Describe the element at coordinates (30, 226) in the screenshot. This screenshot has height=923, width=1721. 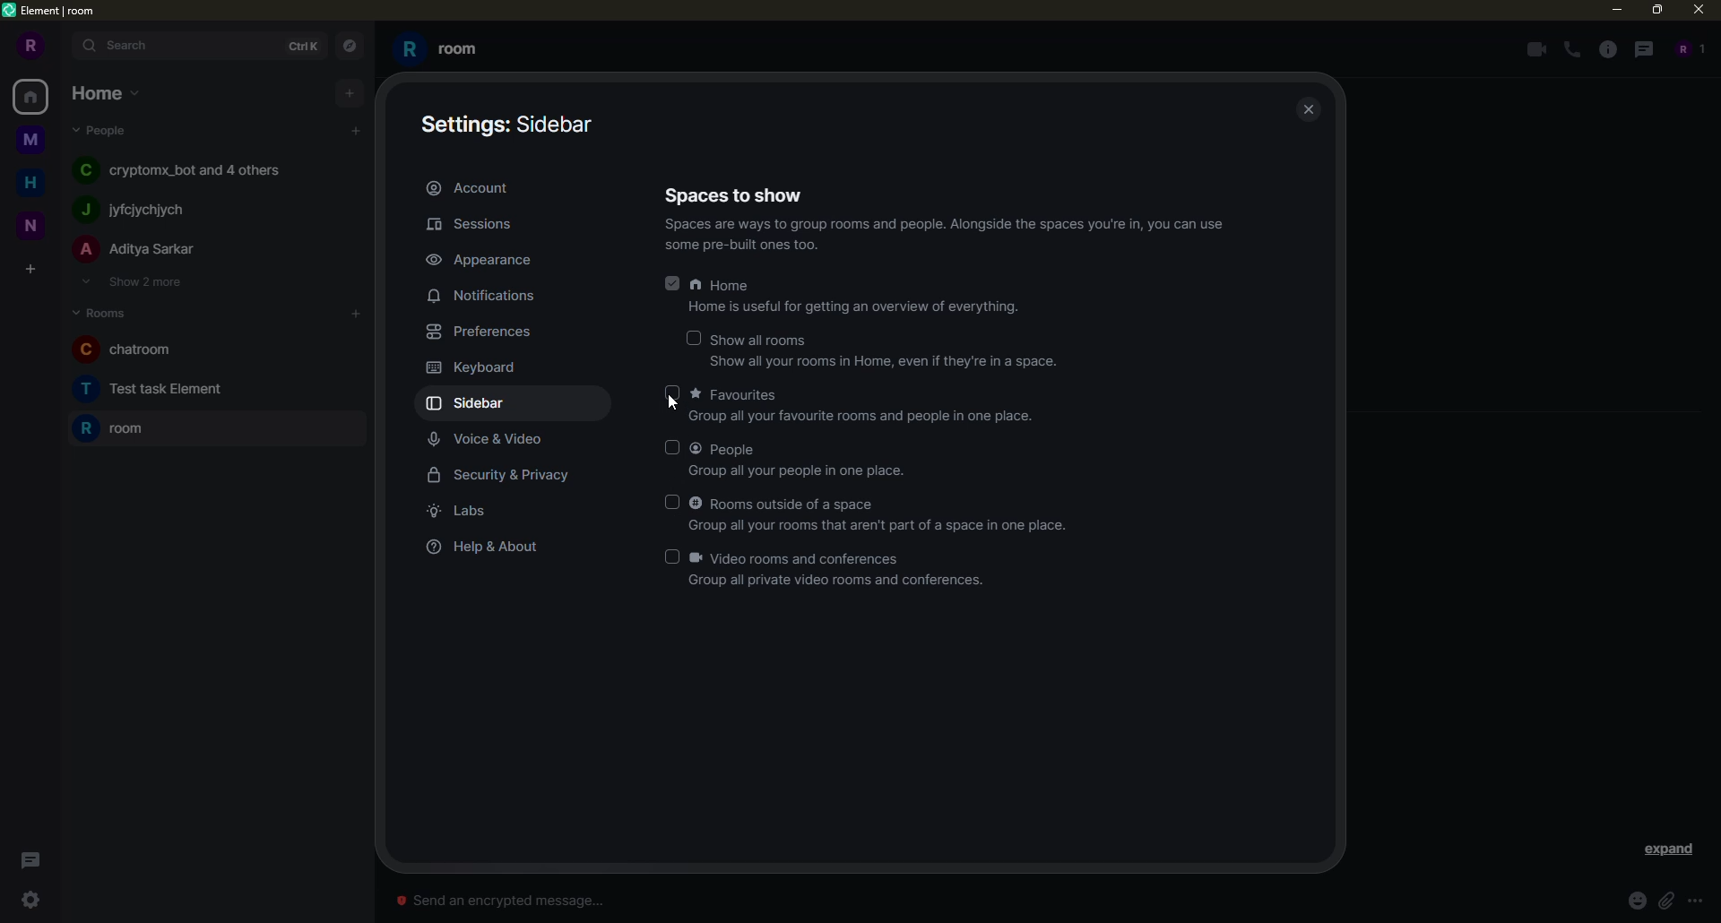
I see `n` at that location.